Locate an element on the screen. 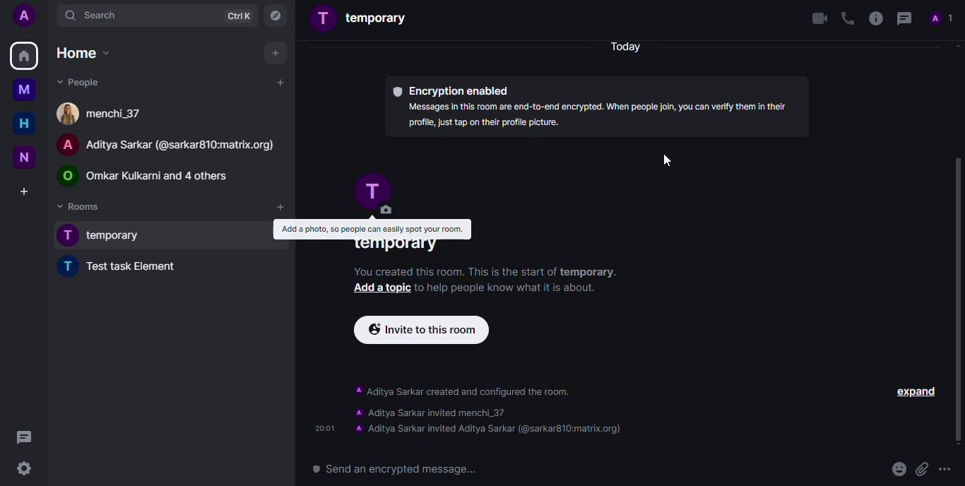 Image resolution: width=965 pixels, height=486 pixels. emoji is located at coordinates (894, 468).